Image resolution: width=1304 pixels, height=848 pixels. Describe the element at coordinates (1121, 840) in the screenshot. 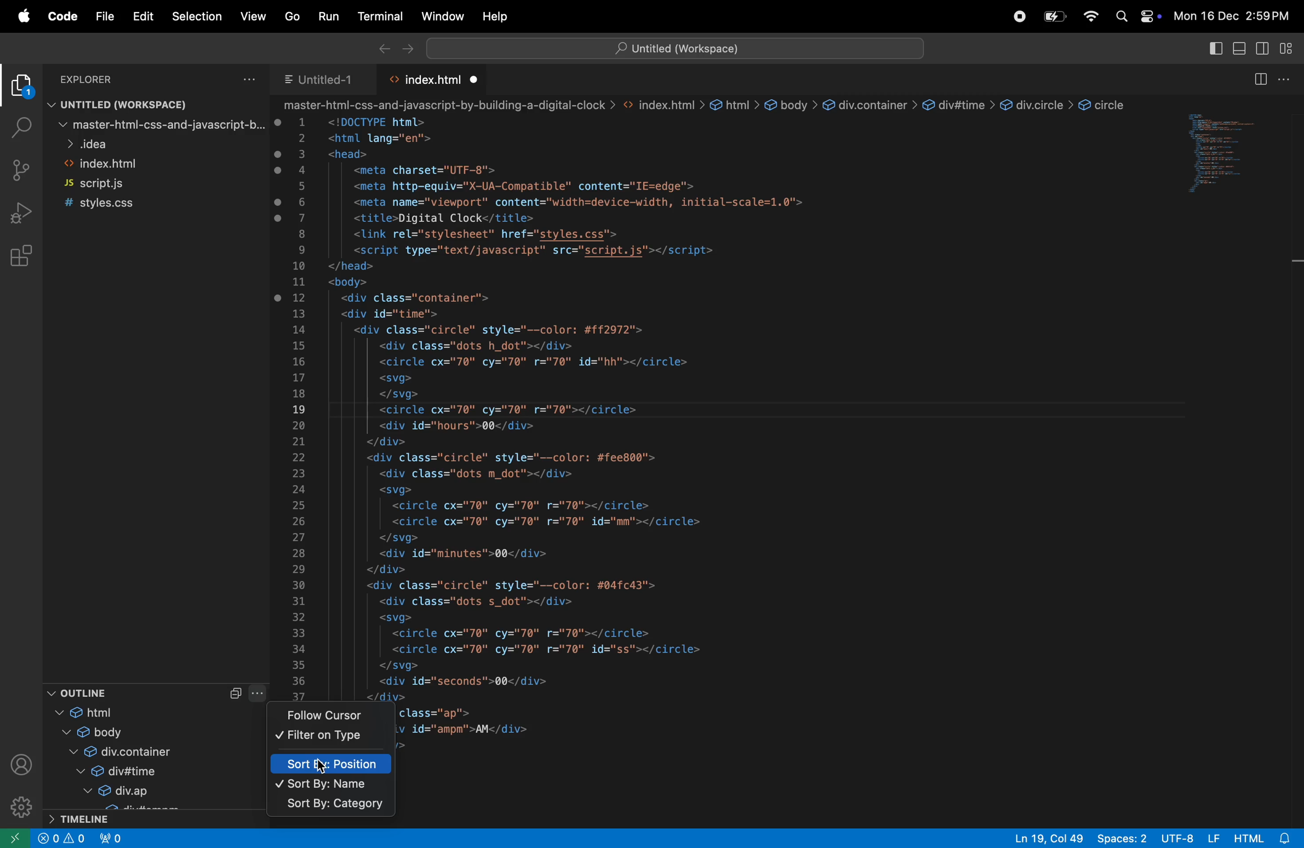

I see `spaces 2` at that location.